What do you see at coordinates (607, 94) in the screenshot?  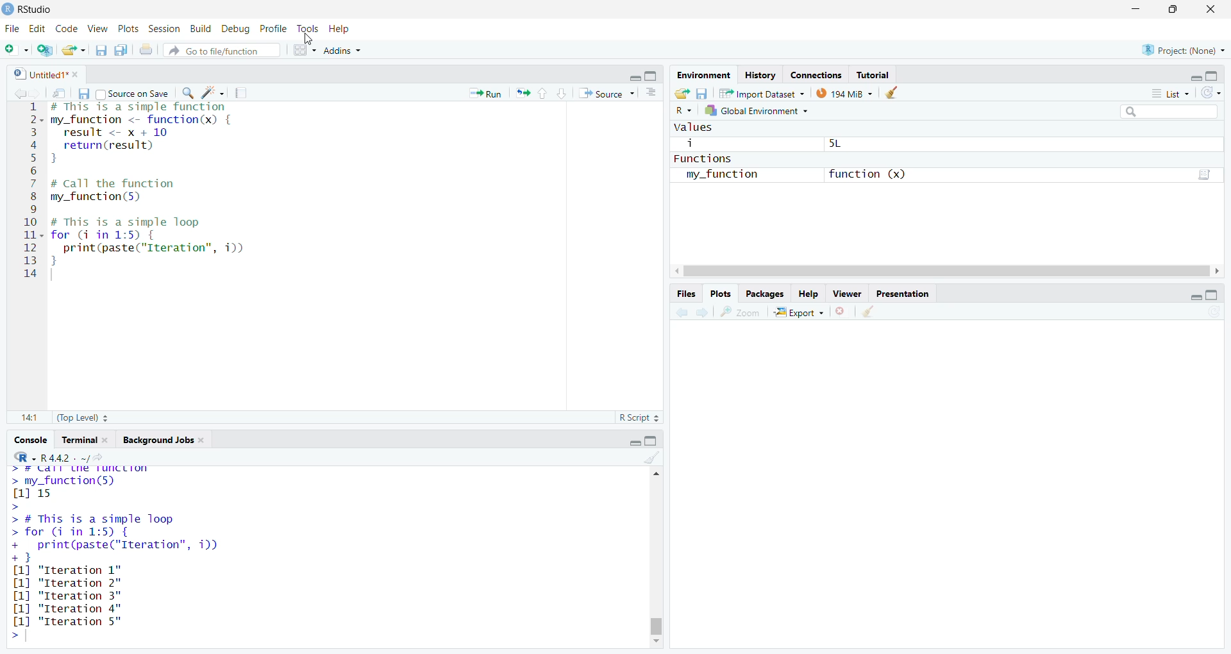 I see `source the contents of the document` at bounding box center [607, 94].